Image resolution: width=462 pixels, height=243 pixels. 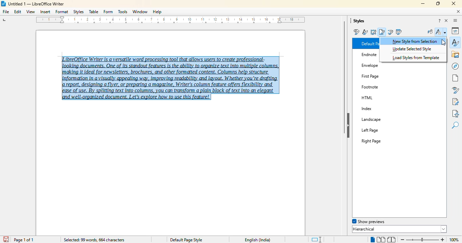 I want to click on frame styles, so click(x=373, y=32).